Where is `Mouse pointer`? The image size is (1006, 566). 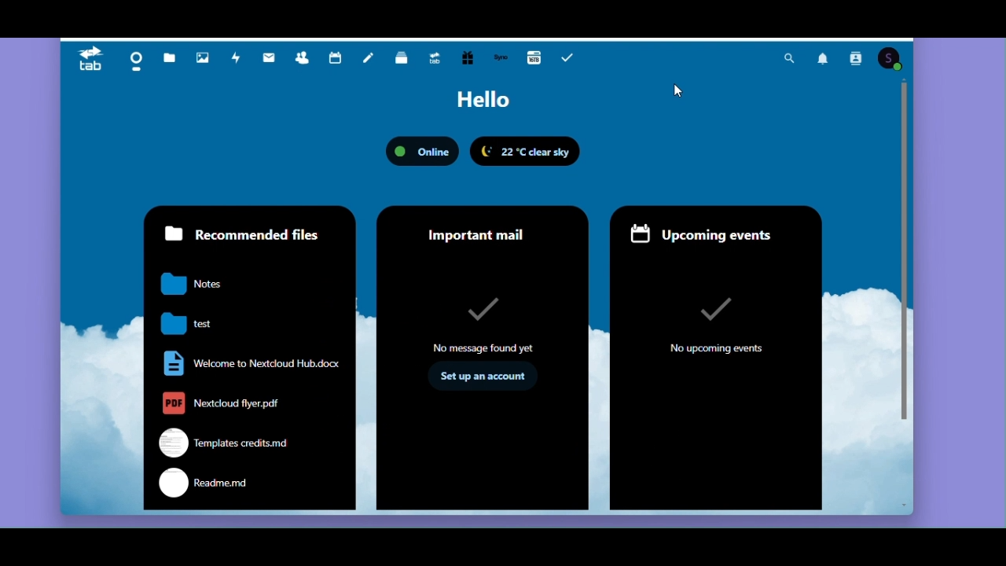
Mouse pointer is located at coordinates (676, 92).